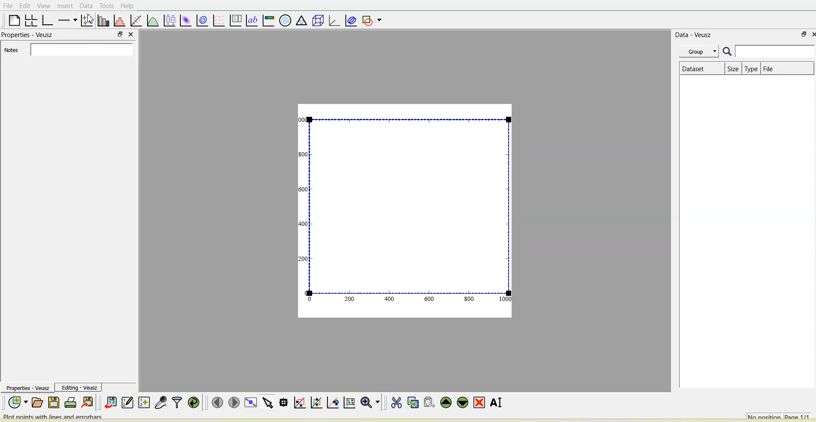 This screenshot has width=816, height=422. I want to click on Page 1/1, so click(800, 416).